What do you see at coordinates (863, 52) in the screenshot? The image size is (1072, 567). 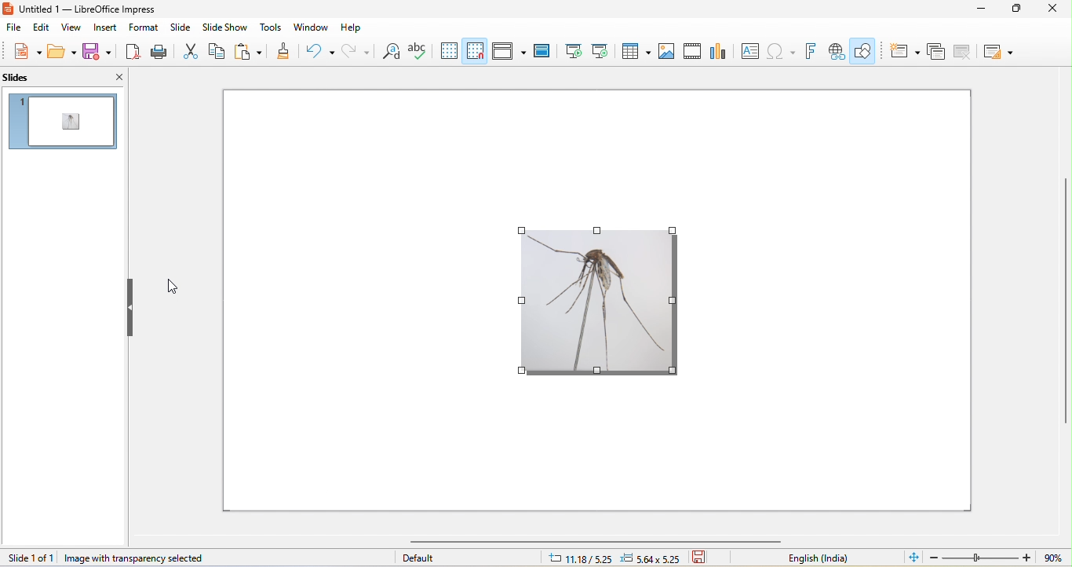 I see `show draw functions` at bounding box center [863, 52].